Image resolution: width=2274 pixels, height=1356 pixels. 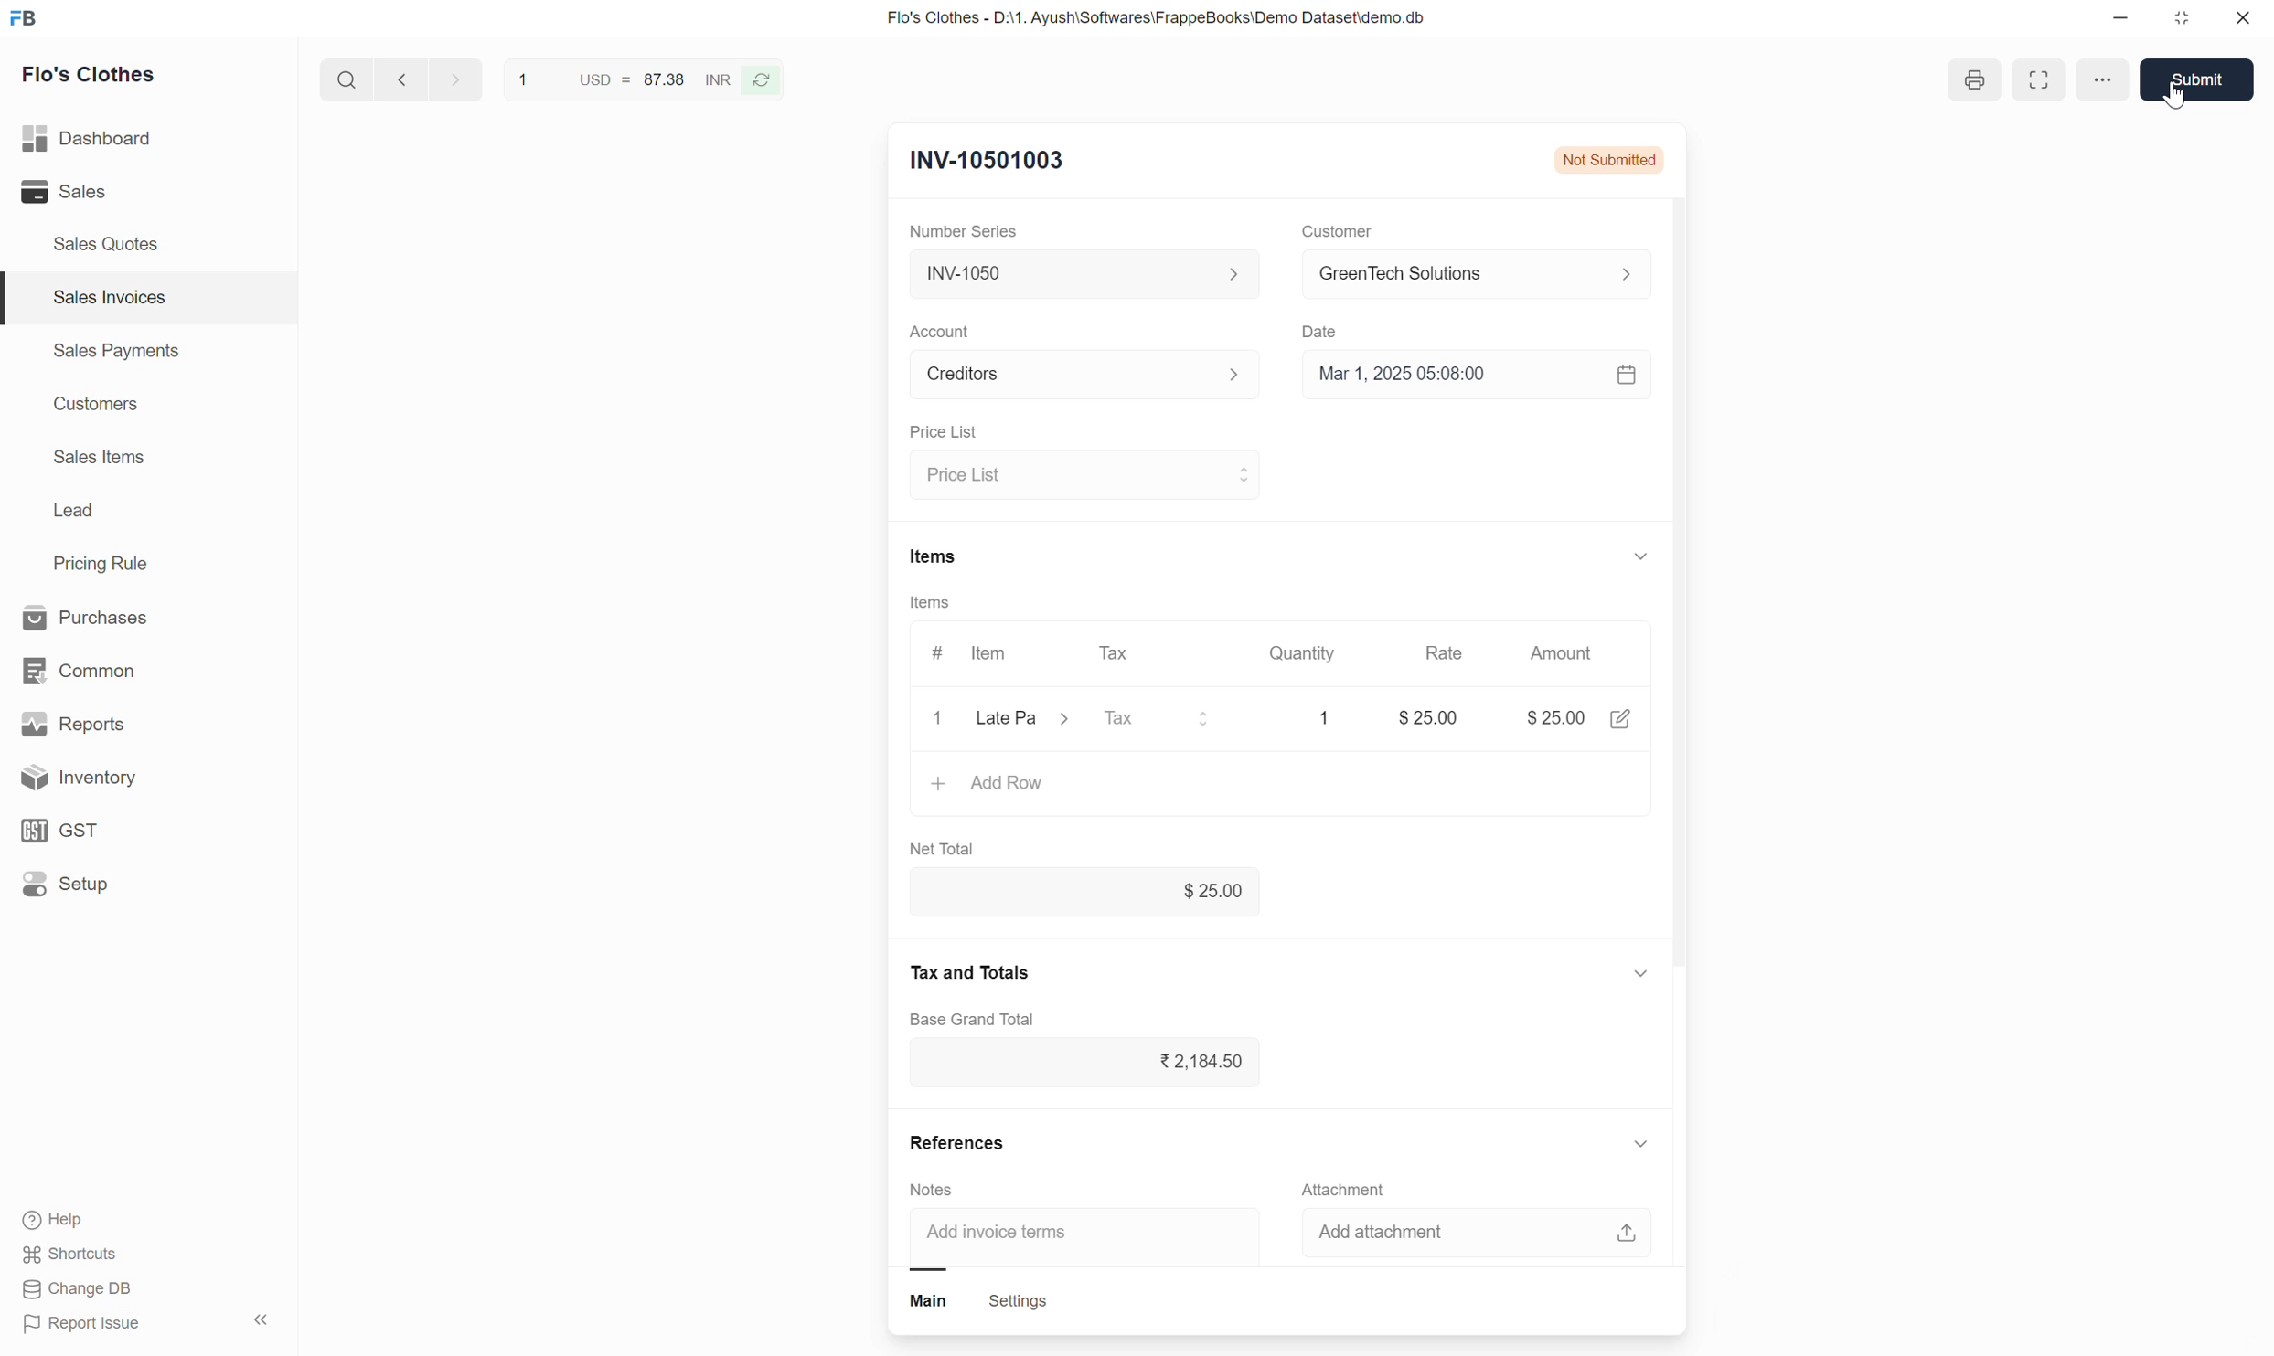 I want to click on Flo's Clothes - D:\1. Ayush\Softwares\FrappeBooks\Demo Dataset\demo.db, so click(x=1173, y=20).